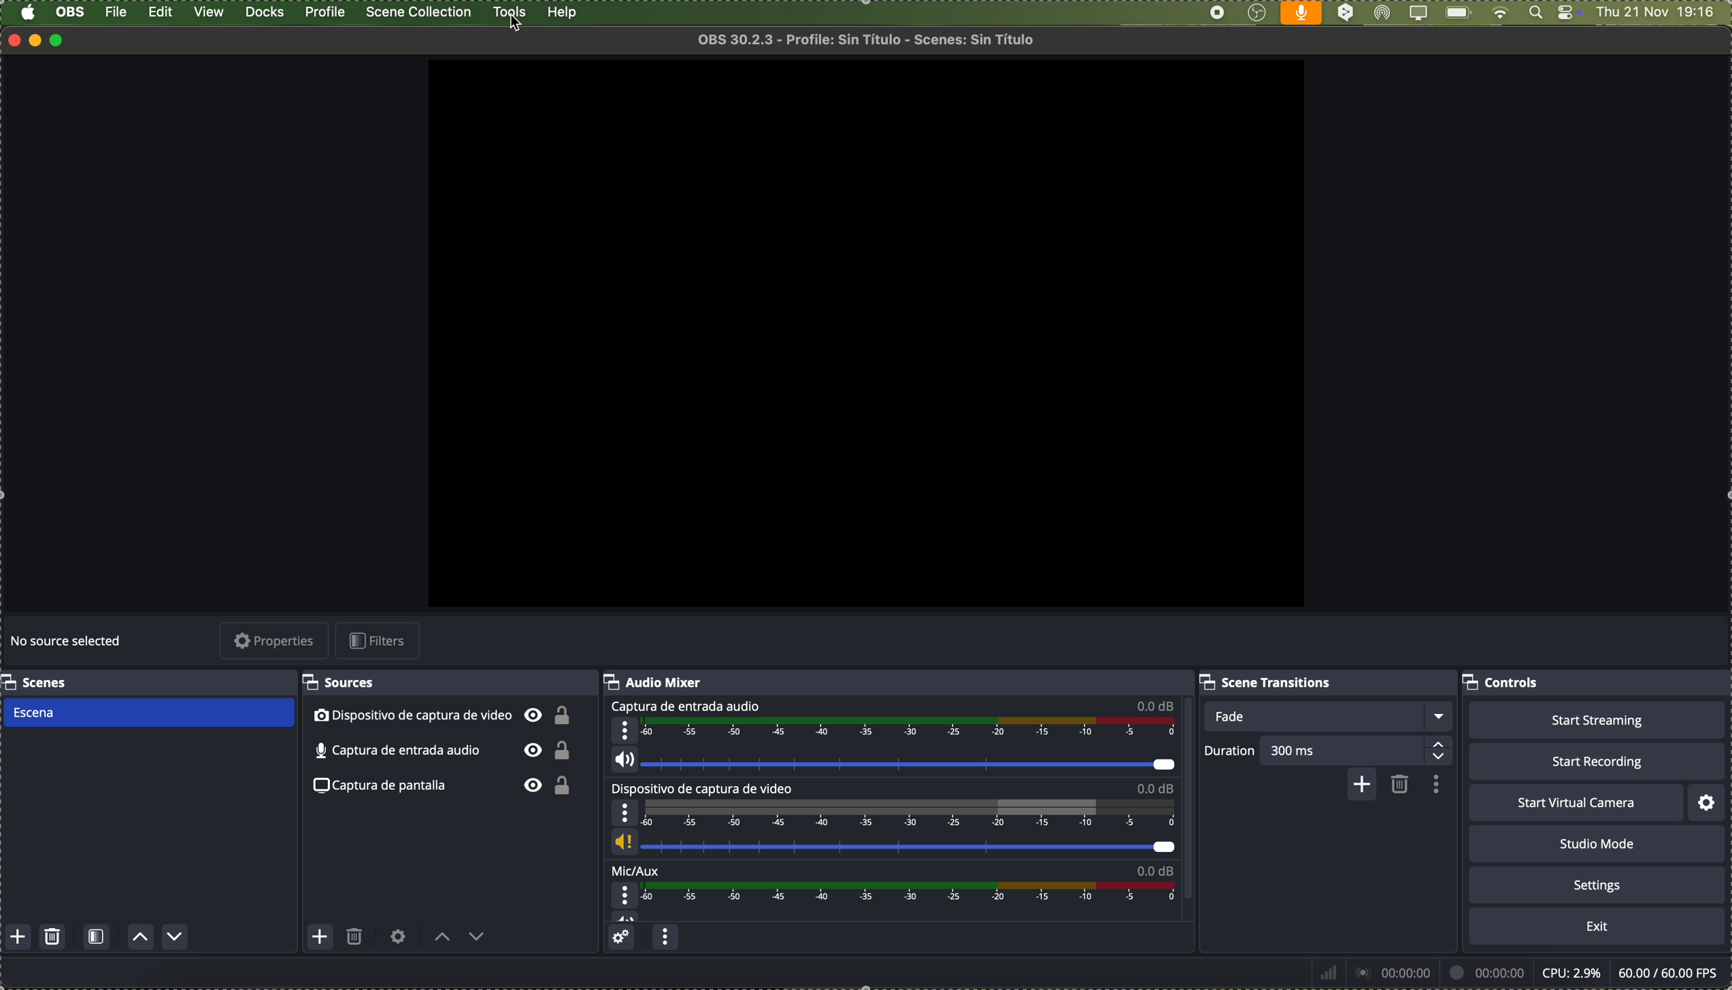  Describe the element at coordinates (1503, 684) in the screenshot. I see `controls` at that location.